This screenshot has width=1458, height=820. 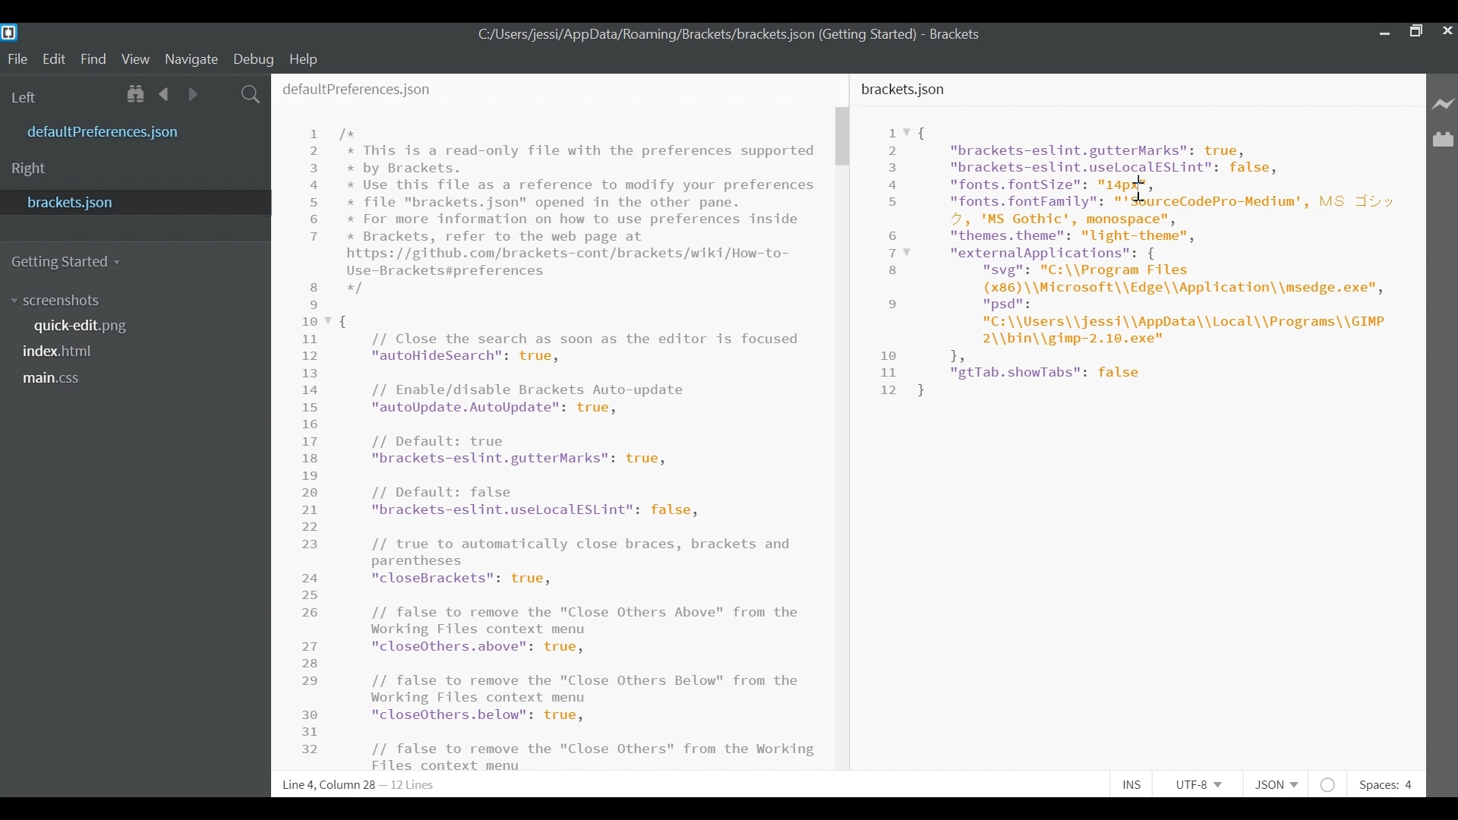 What do you see at coordinates (62, 352) in the screenshot?
I see `index.html` at bounding box center [62, 352].